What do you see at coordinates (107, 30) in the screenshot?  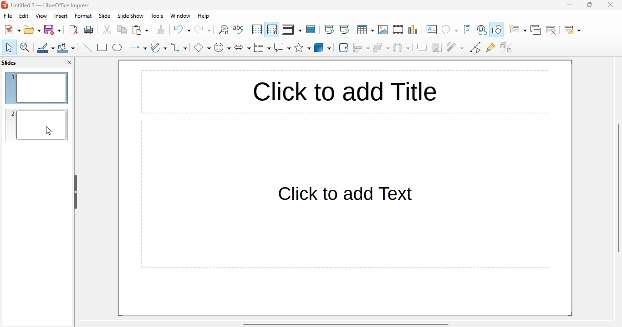 I see `cut` at bounding box center [107, 30].